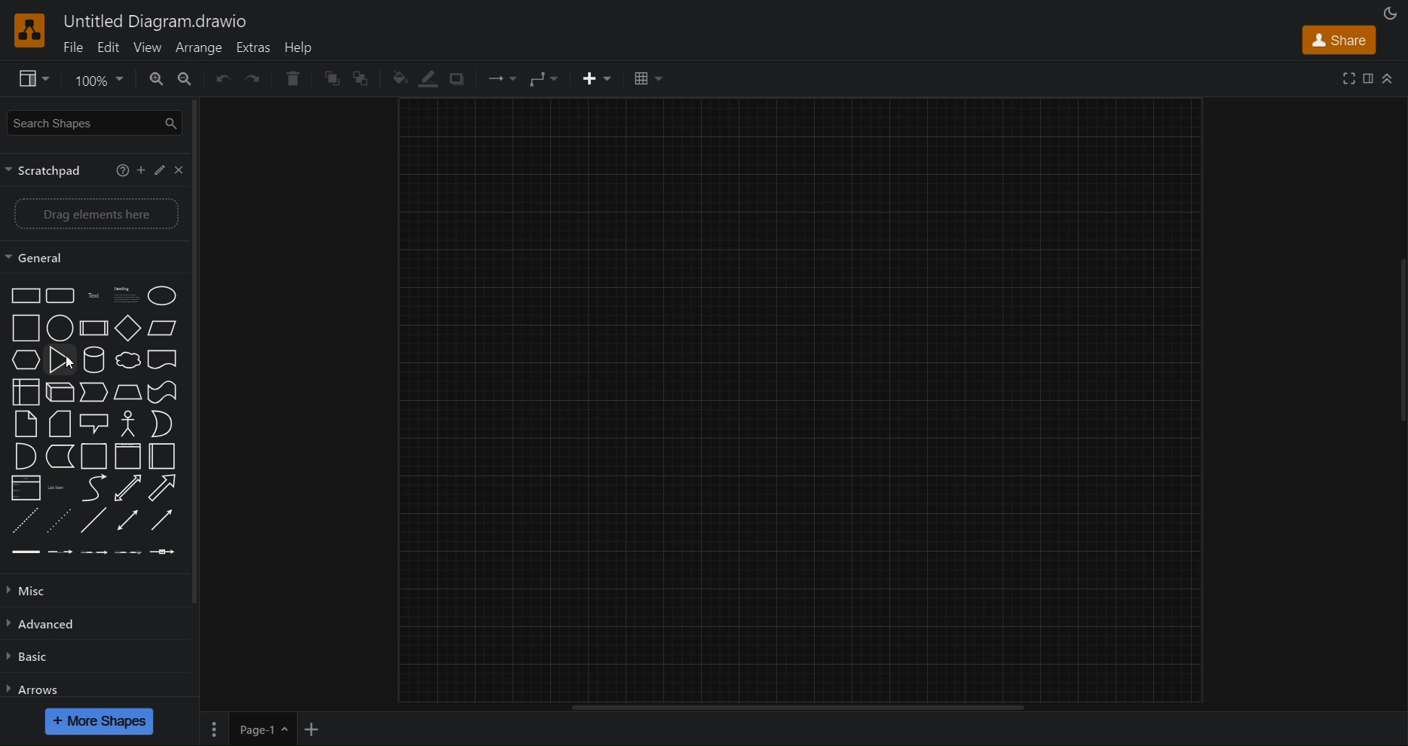  Describe the element at coordinates (37, 690) in the screenshot. I see `Arrows` at that location.